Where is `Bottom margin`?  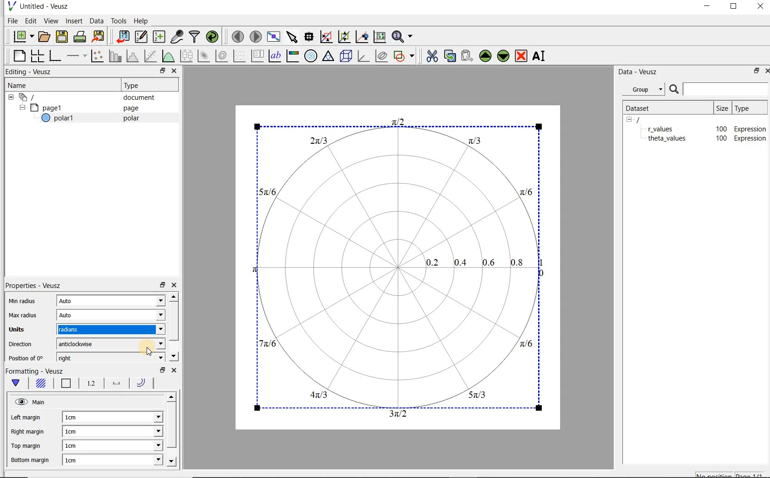
Bottom margin is located at coordinates (31, 460).